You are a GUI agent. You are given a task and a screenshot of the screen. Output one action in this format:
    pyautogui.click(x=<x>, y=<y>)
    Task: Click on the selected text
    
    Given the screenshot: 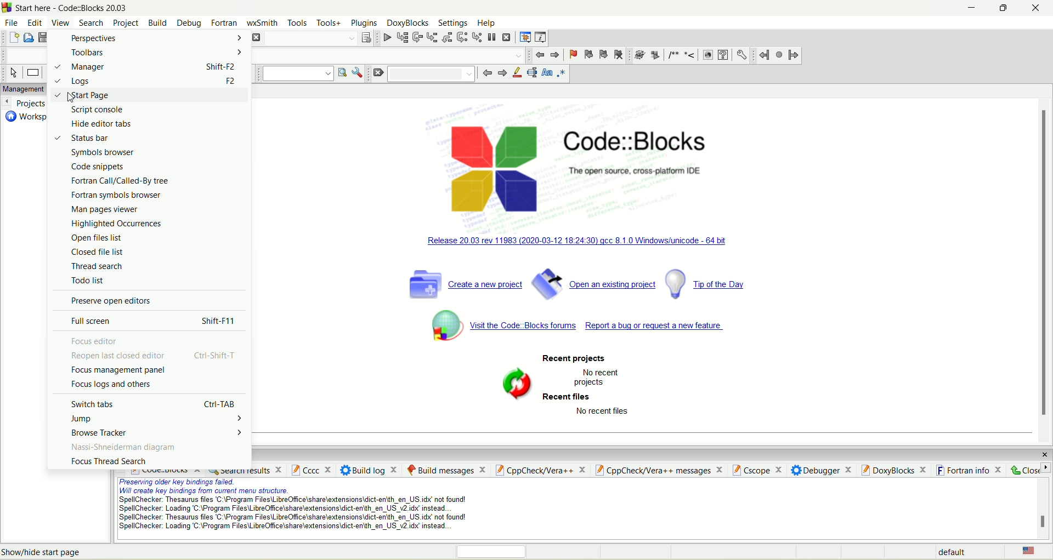 What is the action you would take?
    pyautogui.click(x=531, y=75)
    